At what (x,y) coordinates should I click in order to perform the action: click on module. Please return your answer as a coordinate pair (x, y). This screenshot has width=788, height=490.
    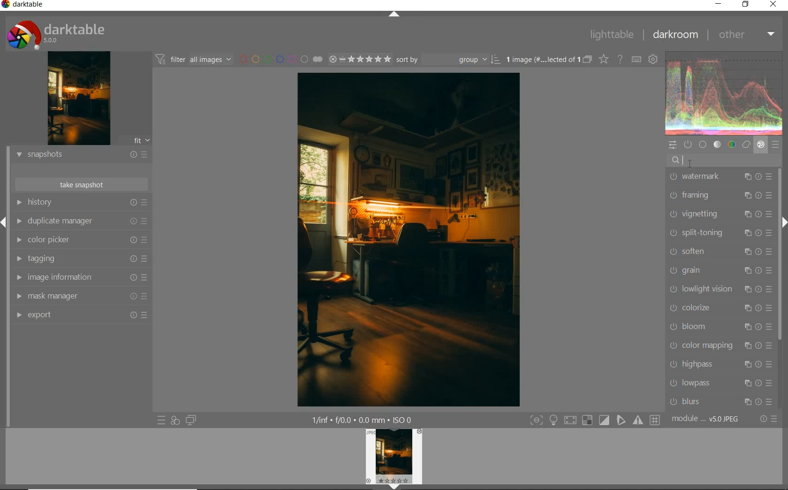
    Looking at the image, I should click on (708, 420).